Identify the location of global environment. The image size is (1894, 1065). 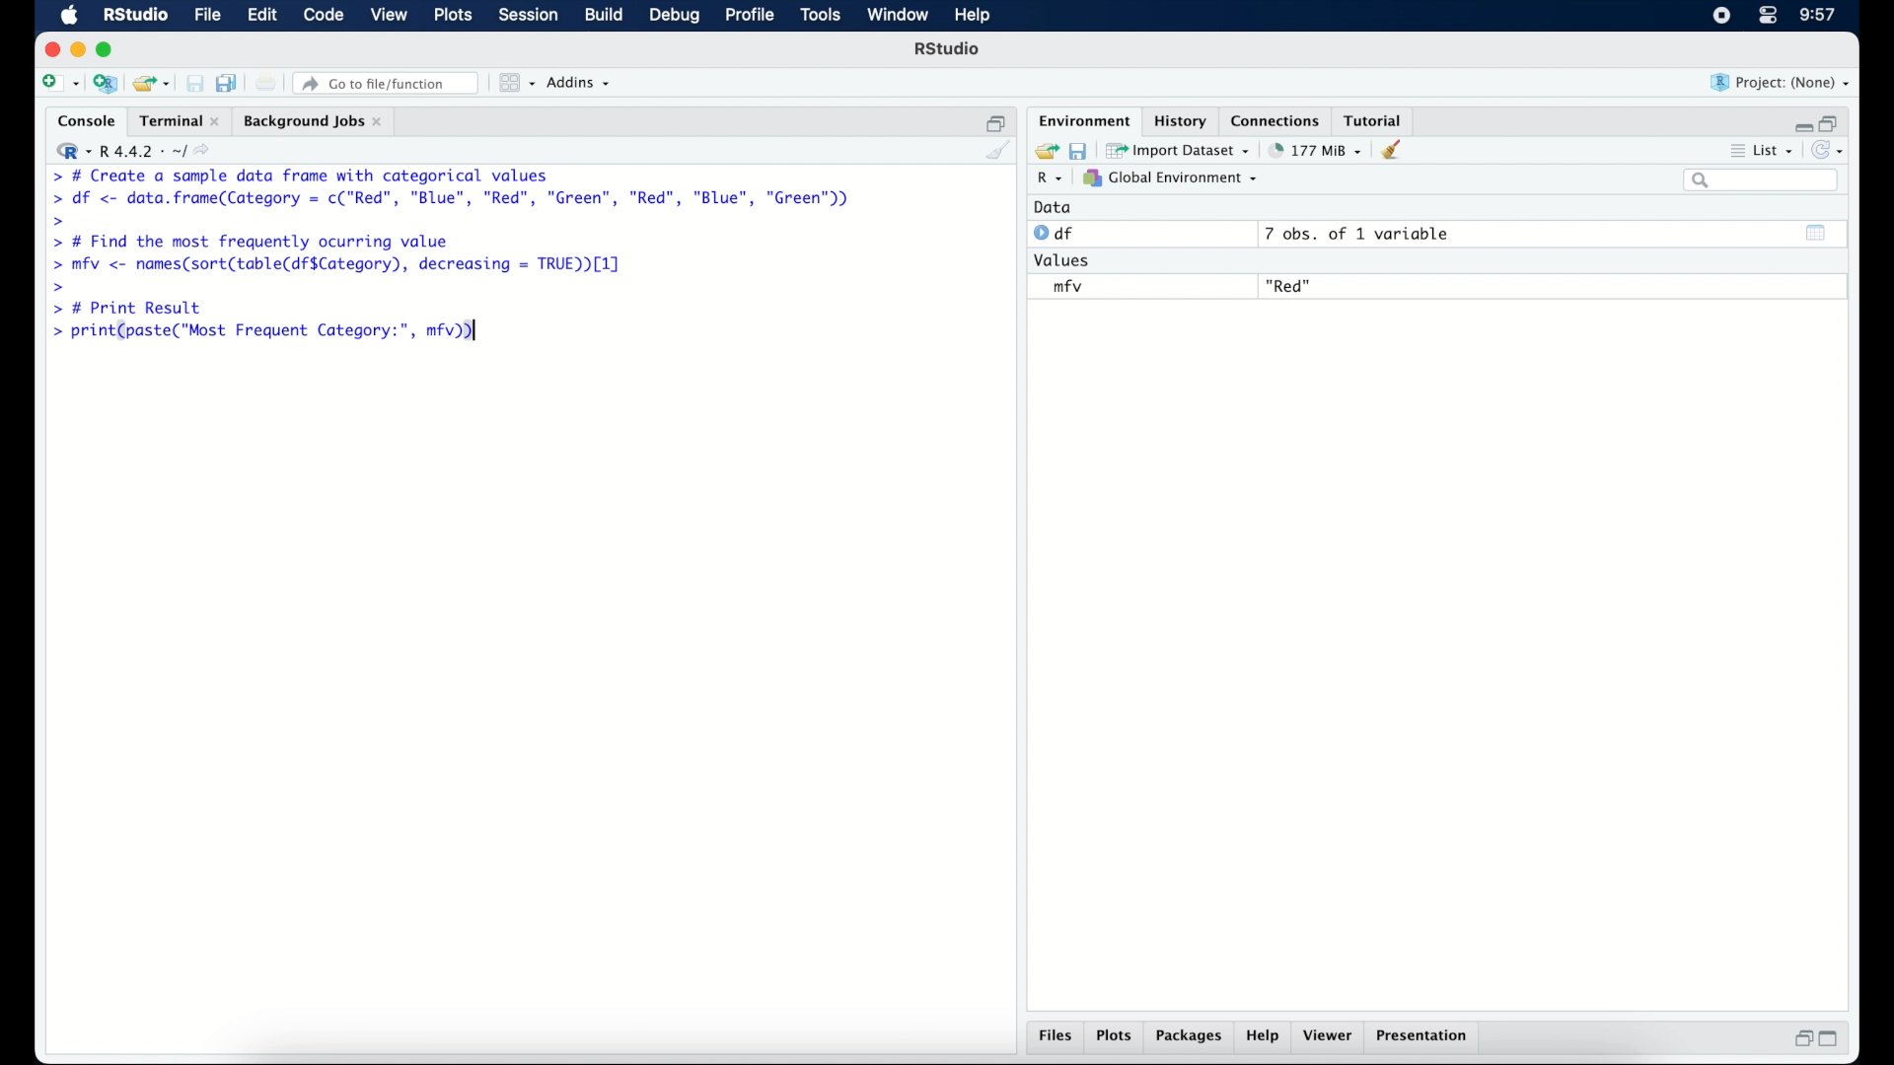
(1177, 178).